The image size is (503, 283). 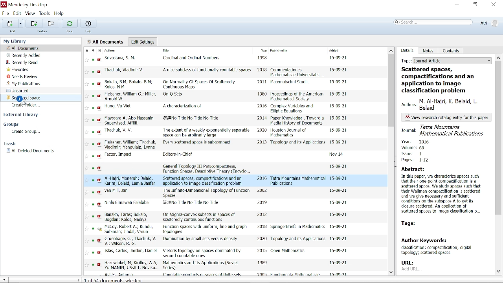 What do you see at coordinates (452, 50) in the screenshot?
I see `Contents` at bounding box center [452, 50].